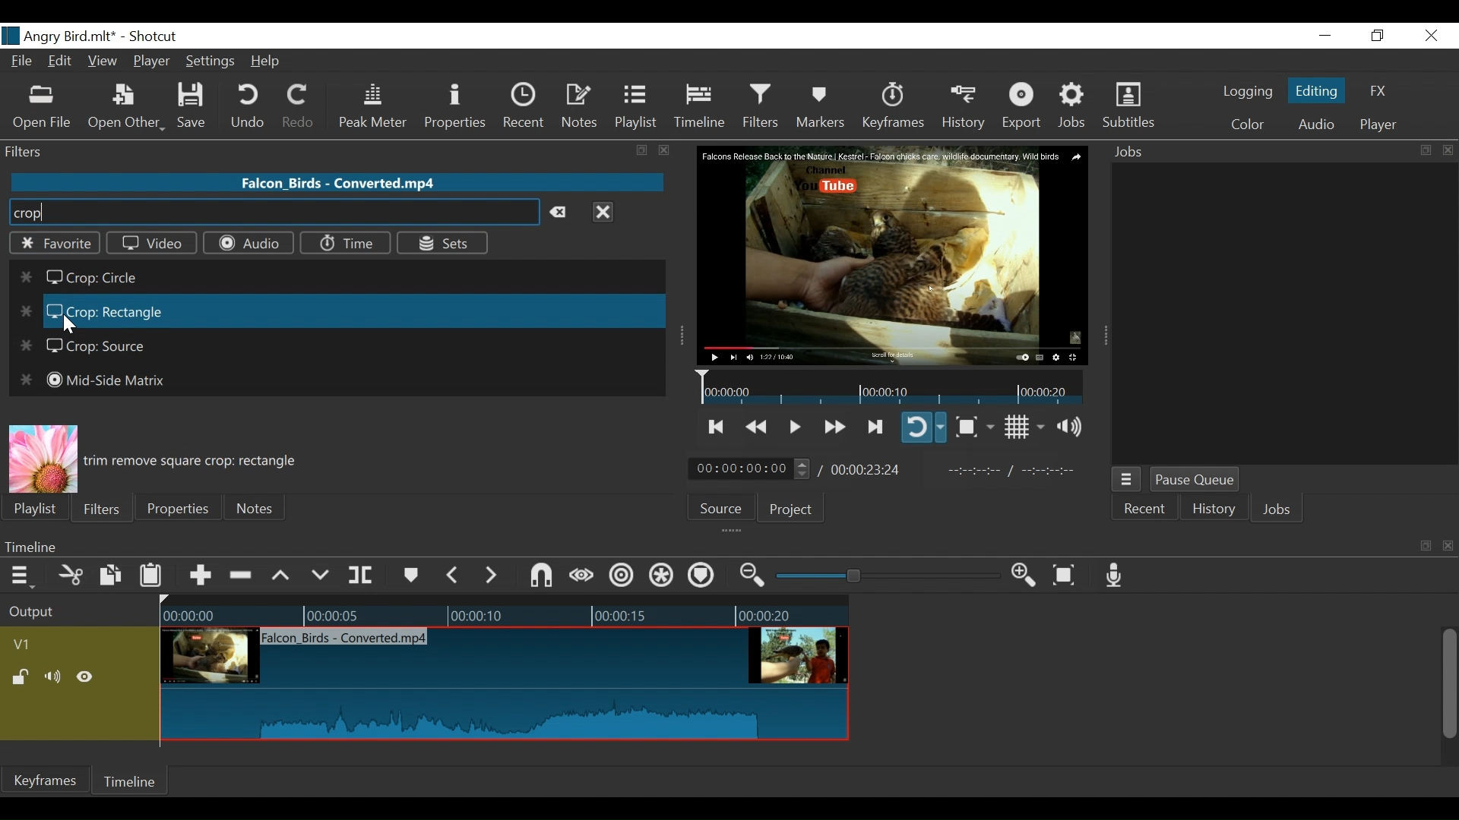  I want to click on Zoom timeline to fit, so click(1070, 574).